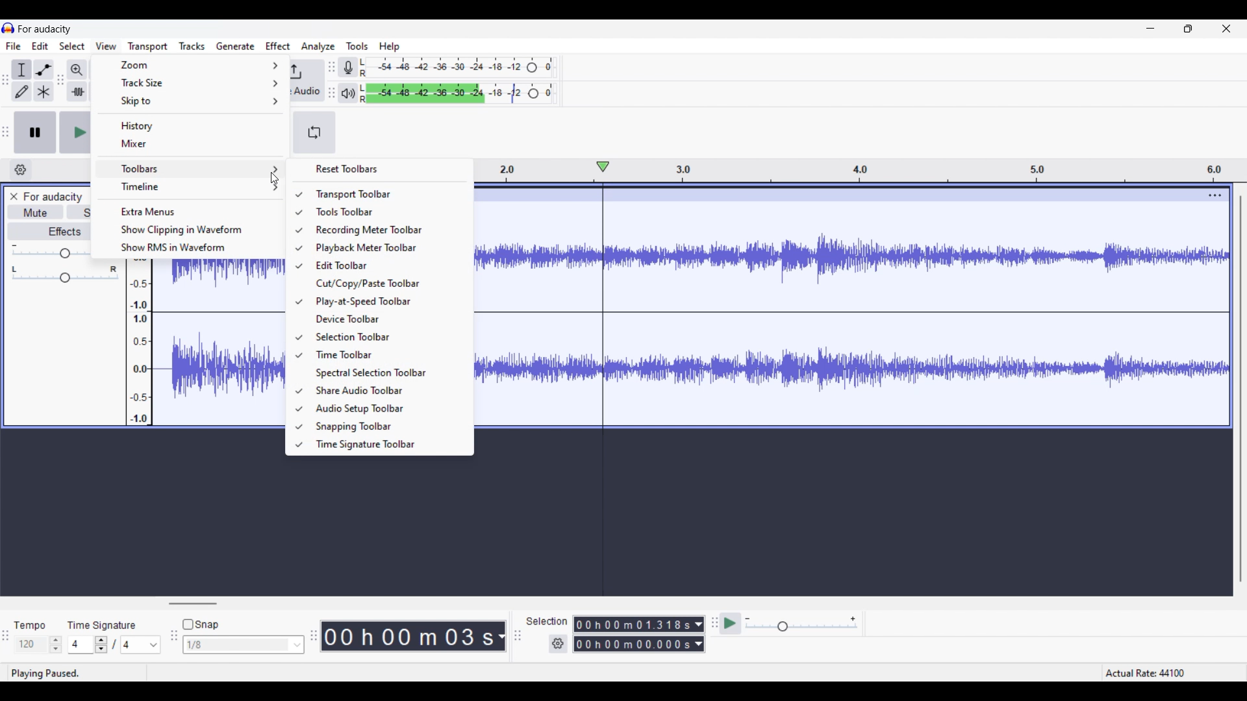  What do you see at coordinates (386, 230) in the screenshot?
I see `Recording meter toolbar ` at bounding box center [386, 230].